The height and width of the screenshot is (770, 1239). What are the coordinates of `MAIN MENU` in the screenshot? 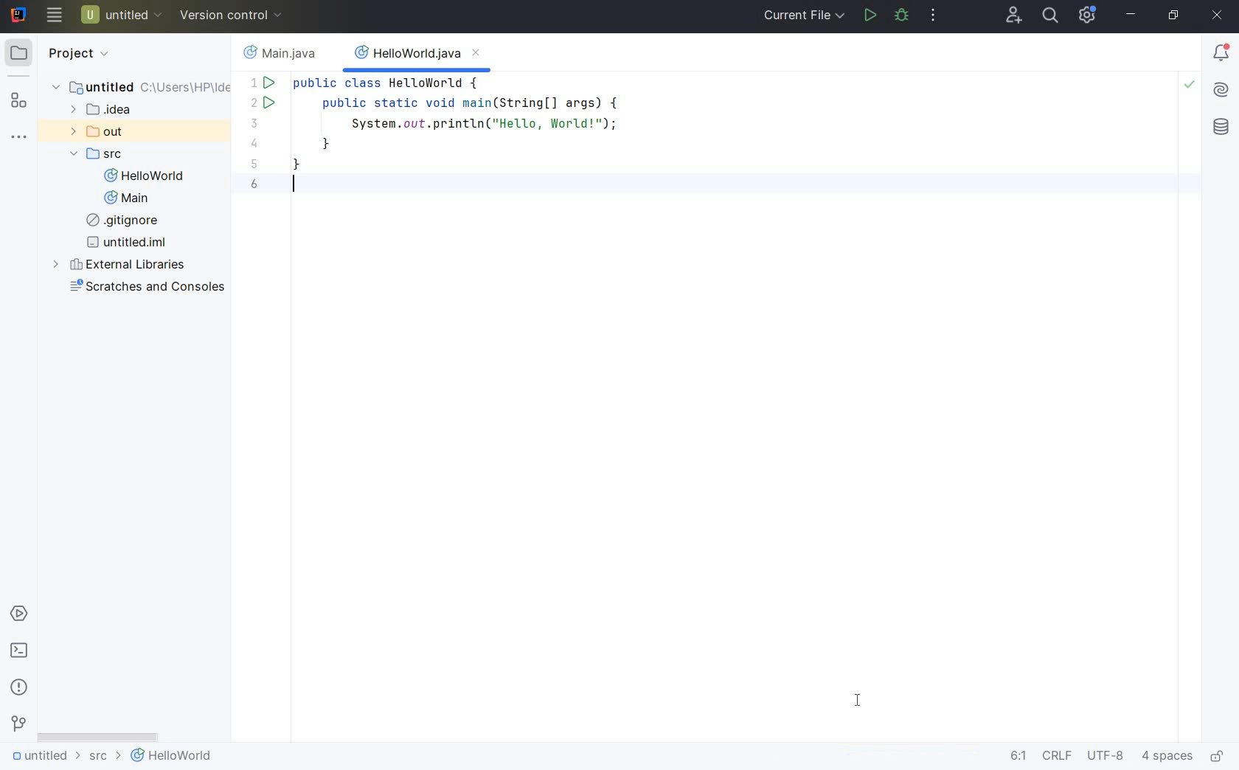 It's located at (53, 15).